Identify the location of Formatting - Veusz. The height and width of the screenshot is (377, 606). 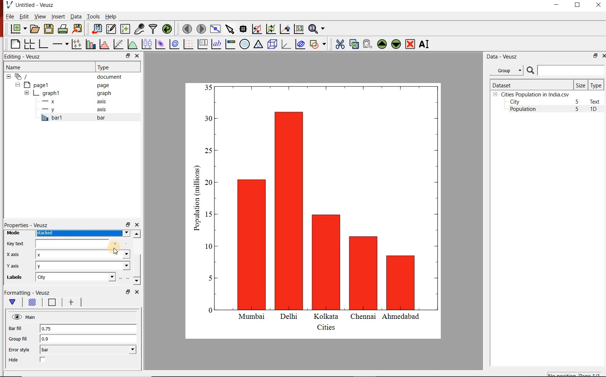
(32, 293).